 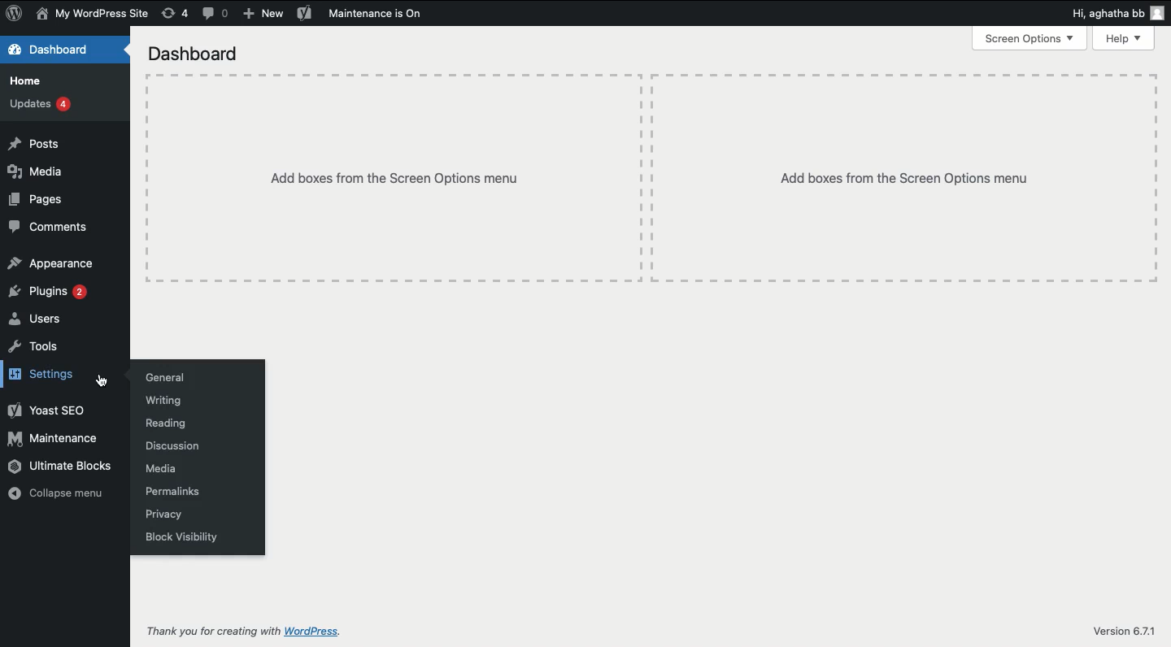 I want to click on dashboard, so click(x=196, y=54).